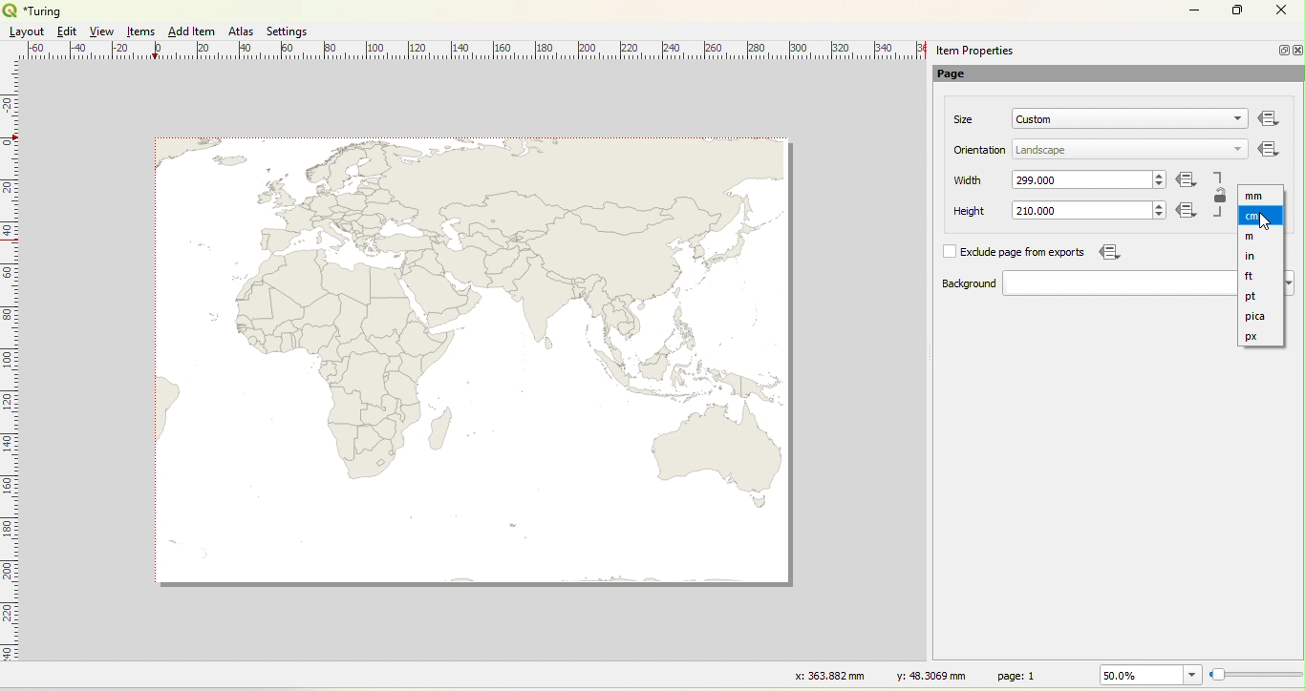 Image resolution: width=1305 pixels, height=691 pixels. Describe the element at coordinates (1251, 337) in the screenshot. I see `px` at that location.